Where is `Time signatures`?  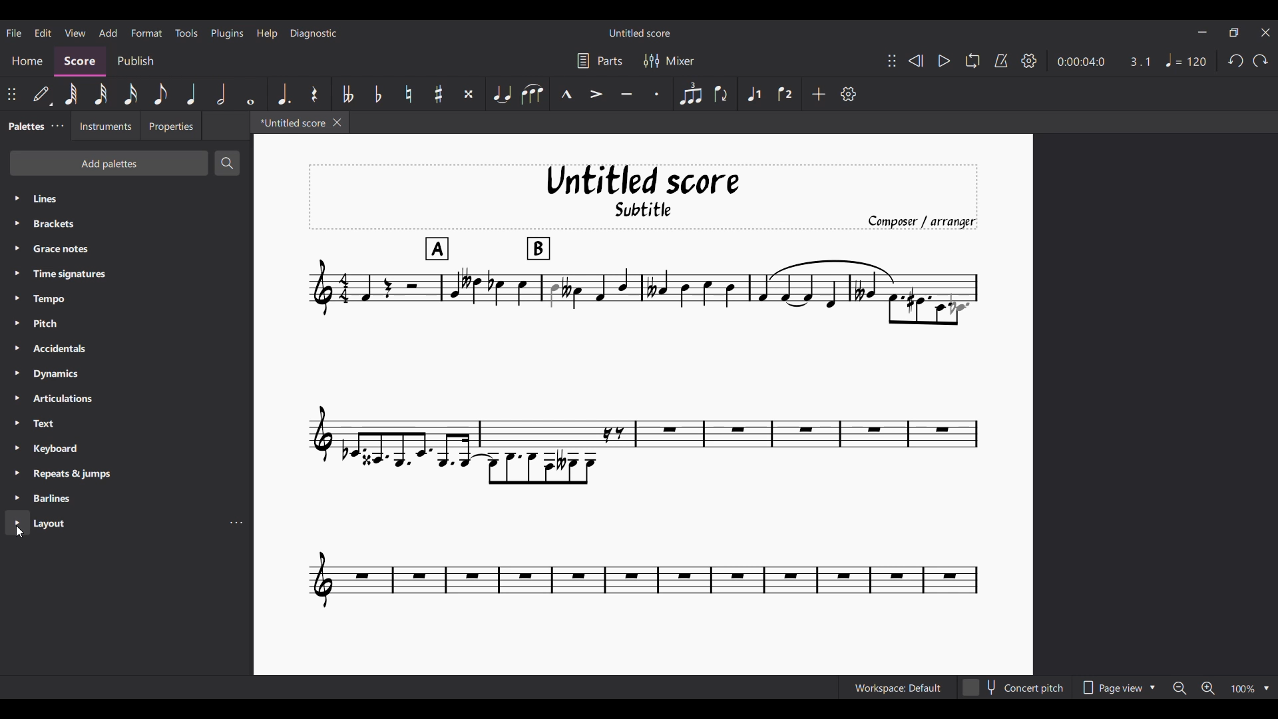 Time signatures is located at coordinates (127, 274).